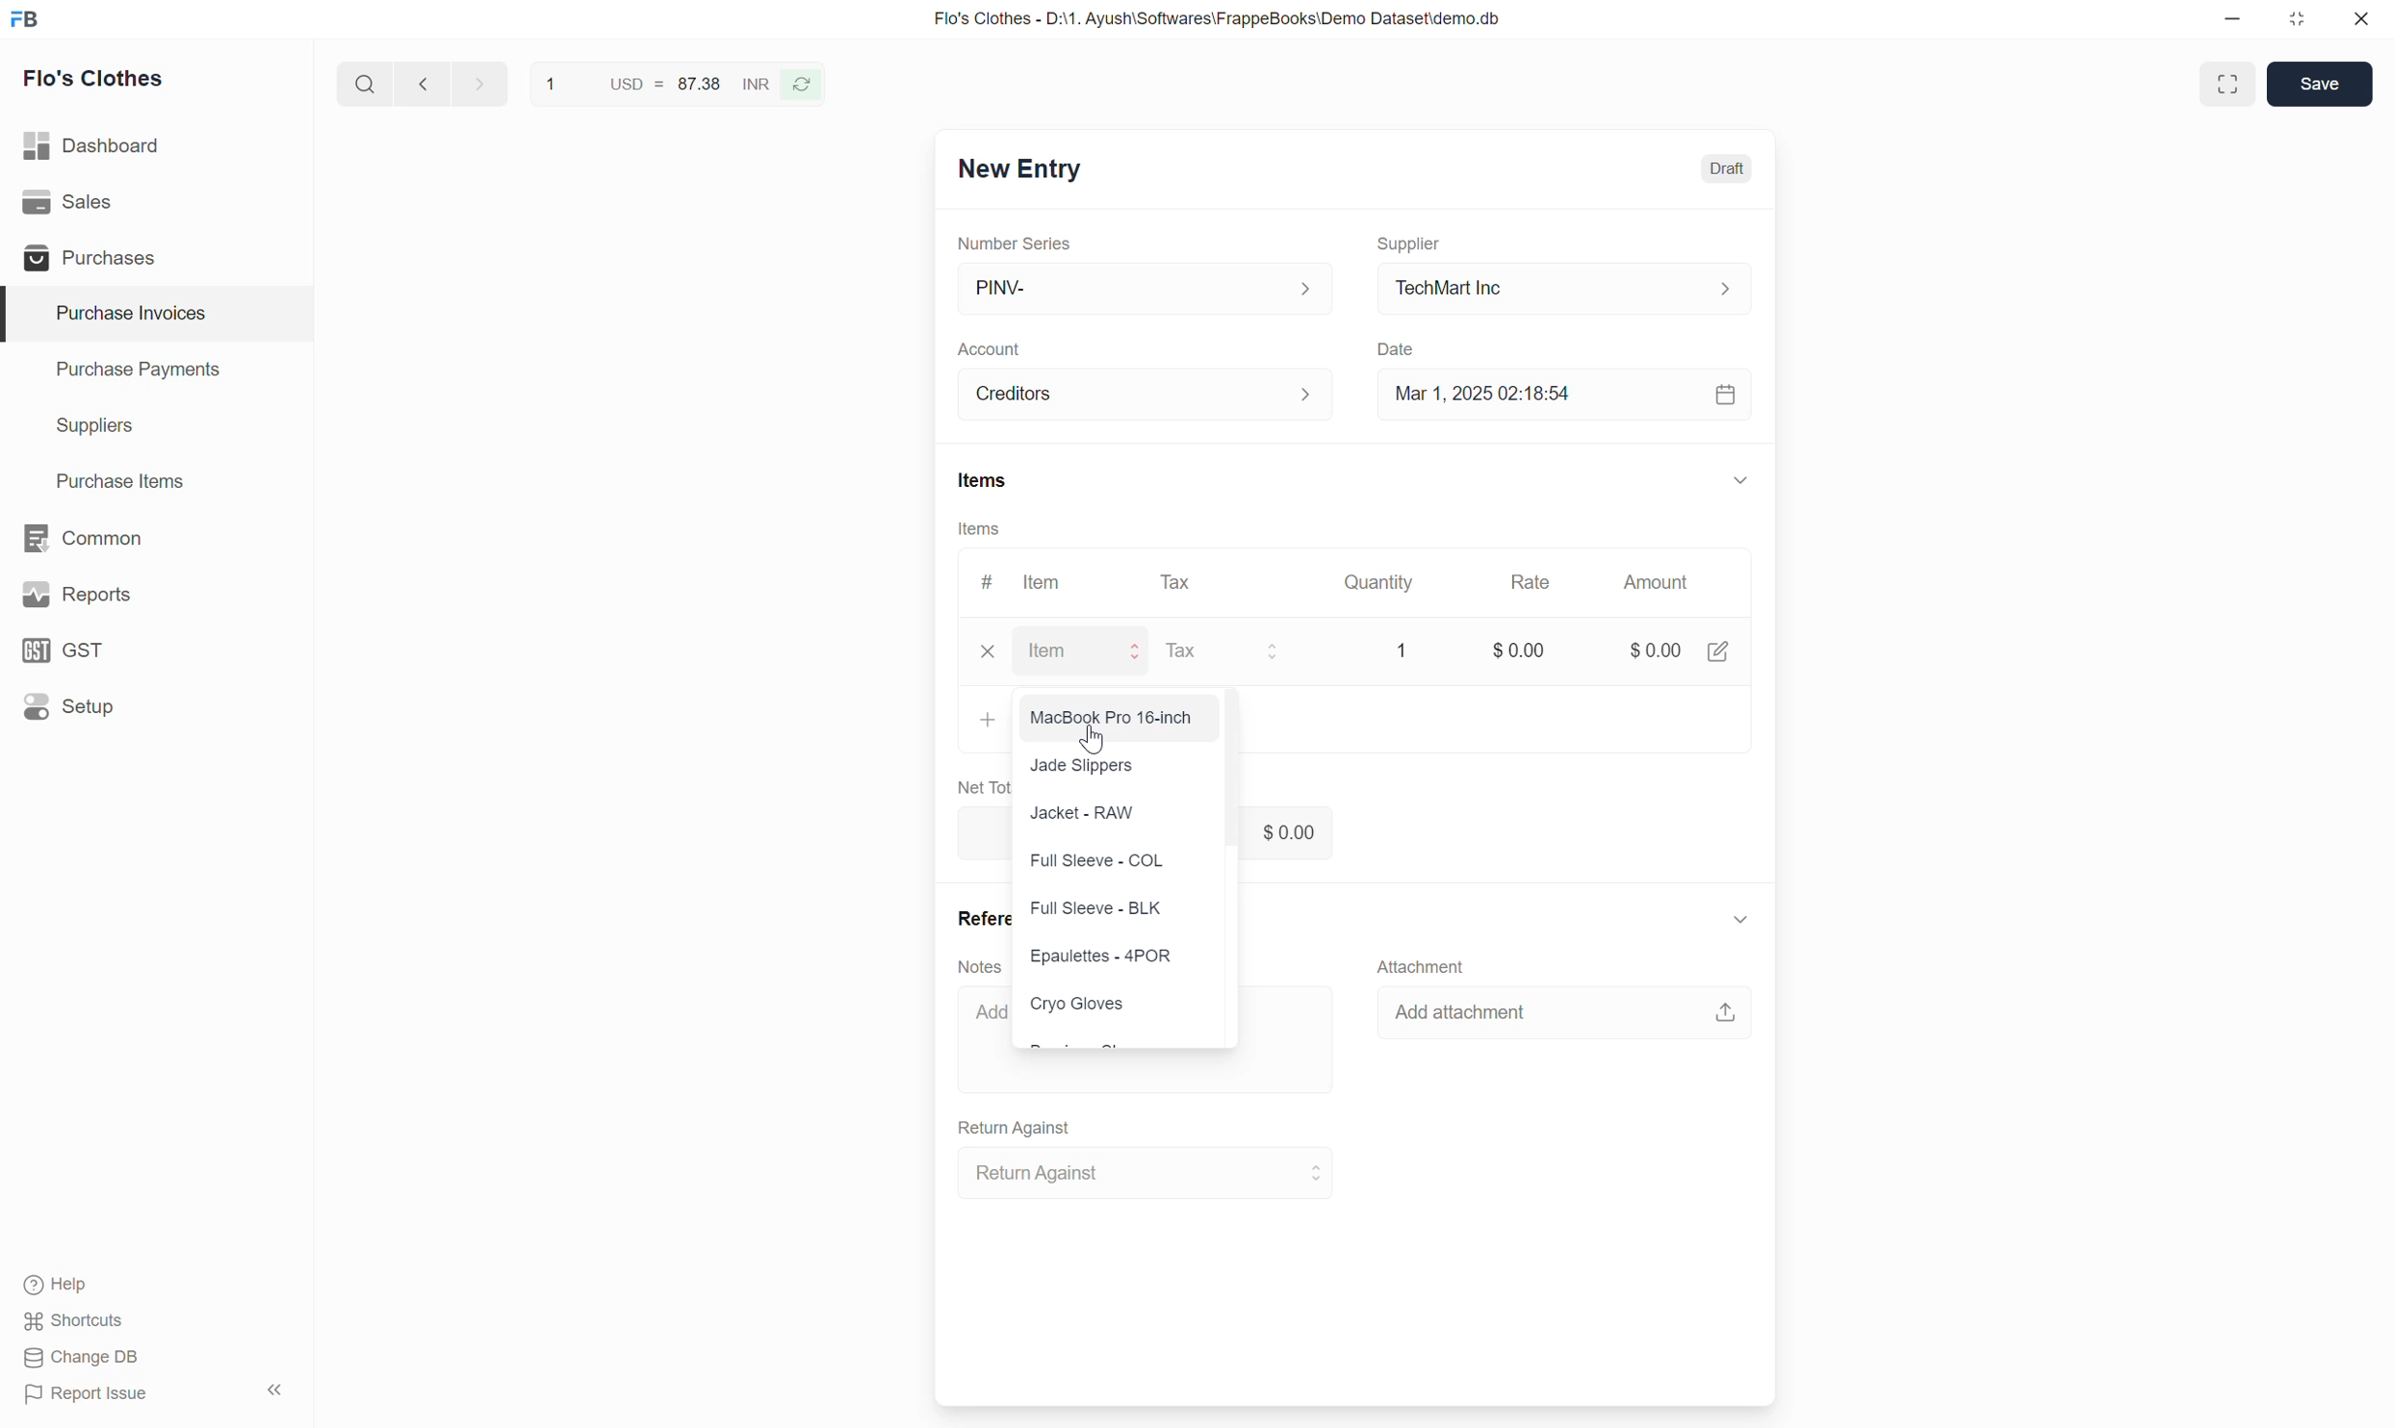 The width and height of the screenshot is (2394, 1428). I want to click on Report Issue, so click(88, 1394).